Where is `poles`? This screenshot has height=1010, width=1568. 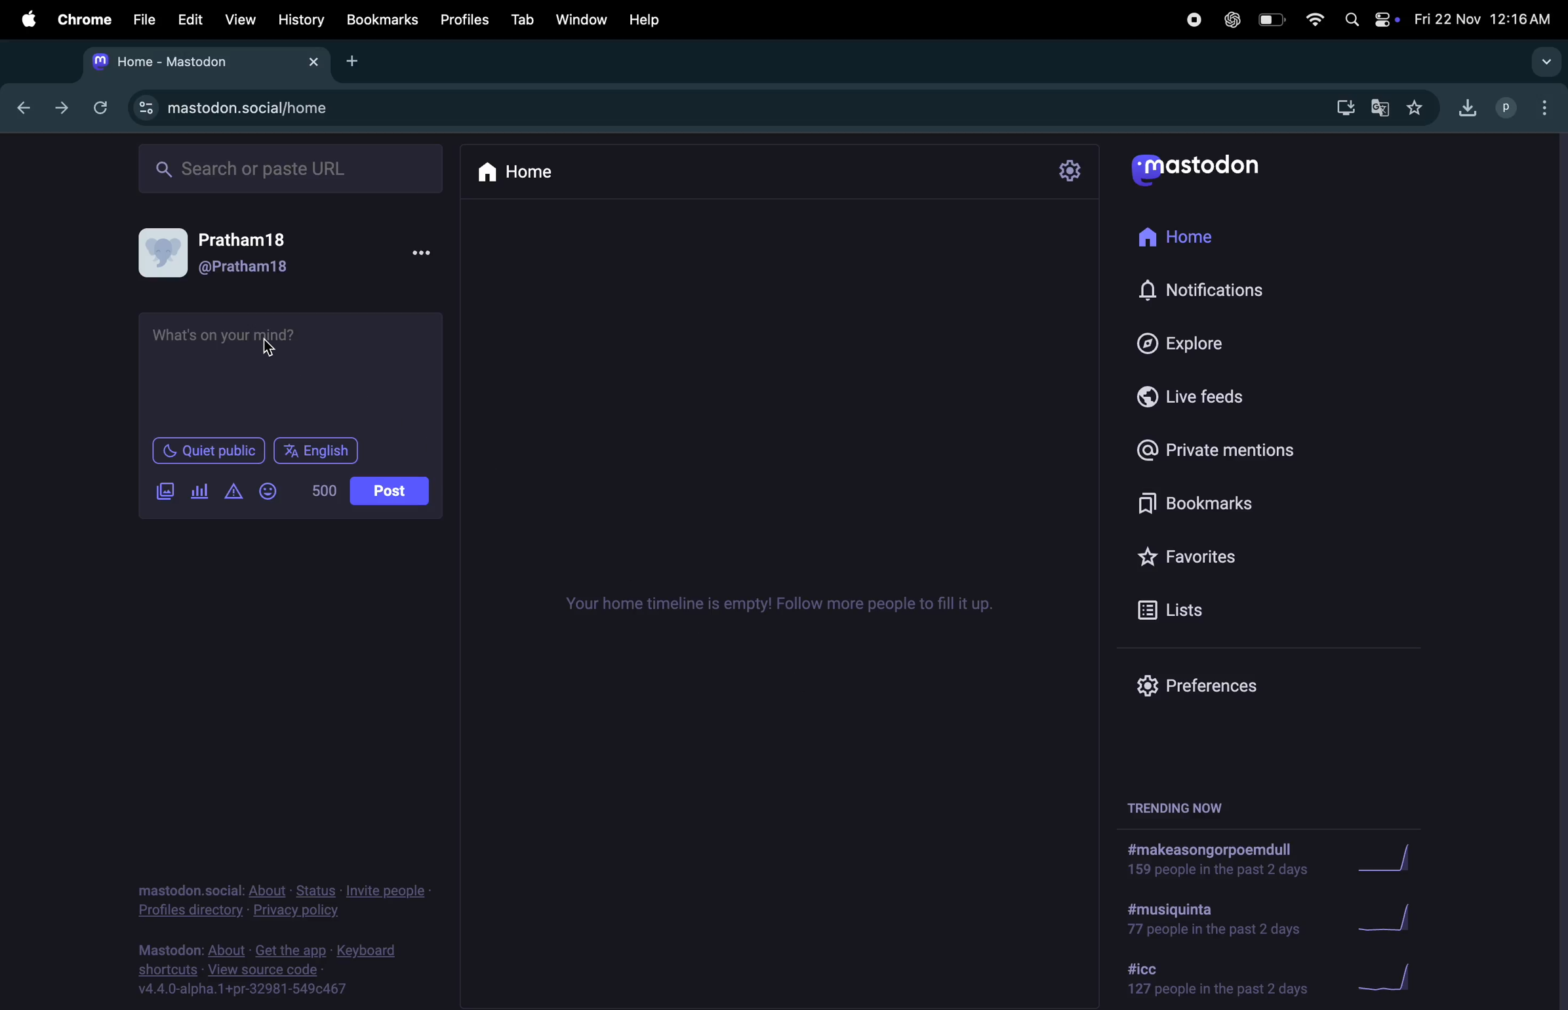
poles is located at coordinates (197, 490).